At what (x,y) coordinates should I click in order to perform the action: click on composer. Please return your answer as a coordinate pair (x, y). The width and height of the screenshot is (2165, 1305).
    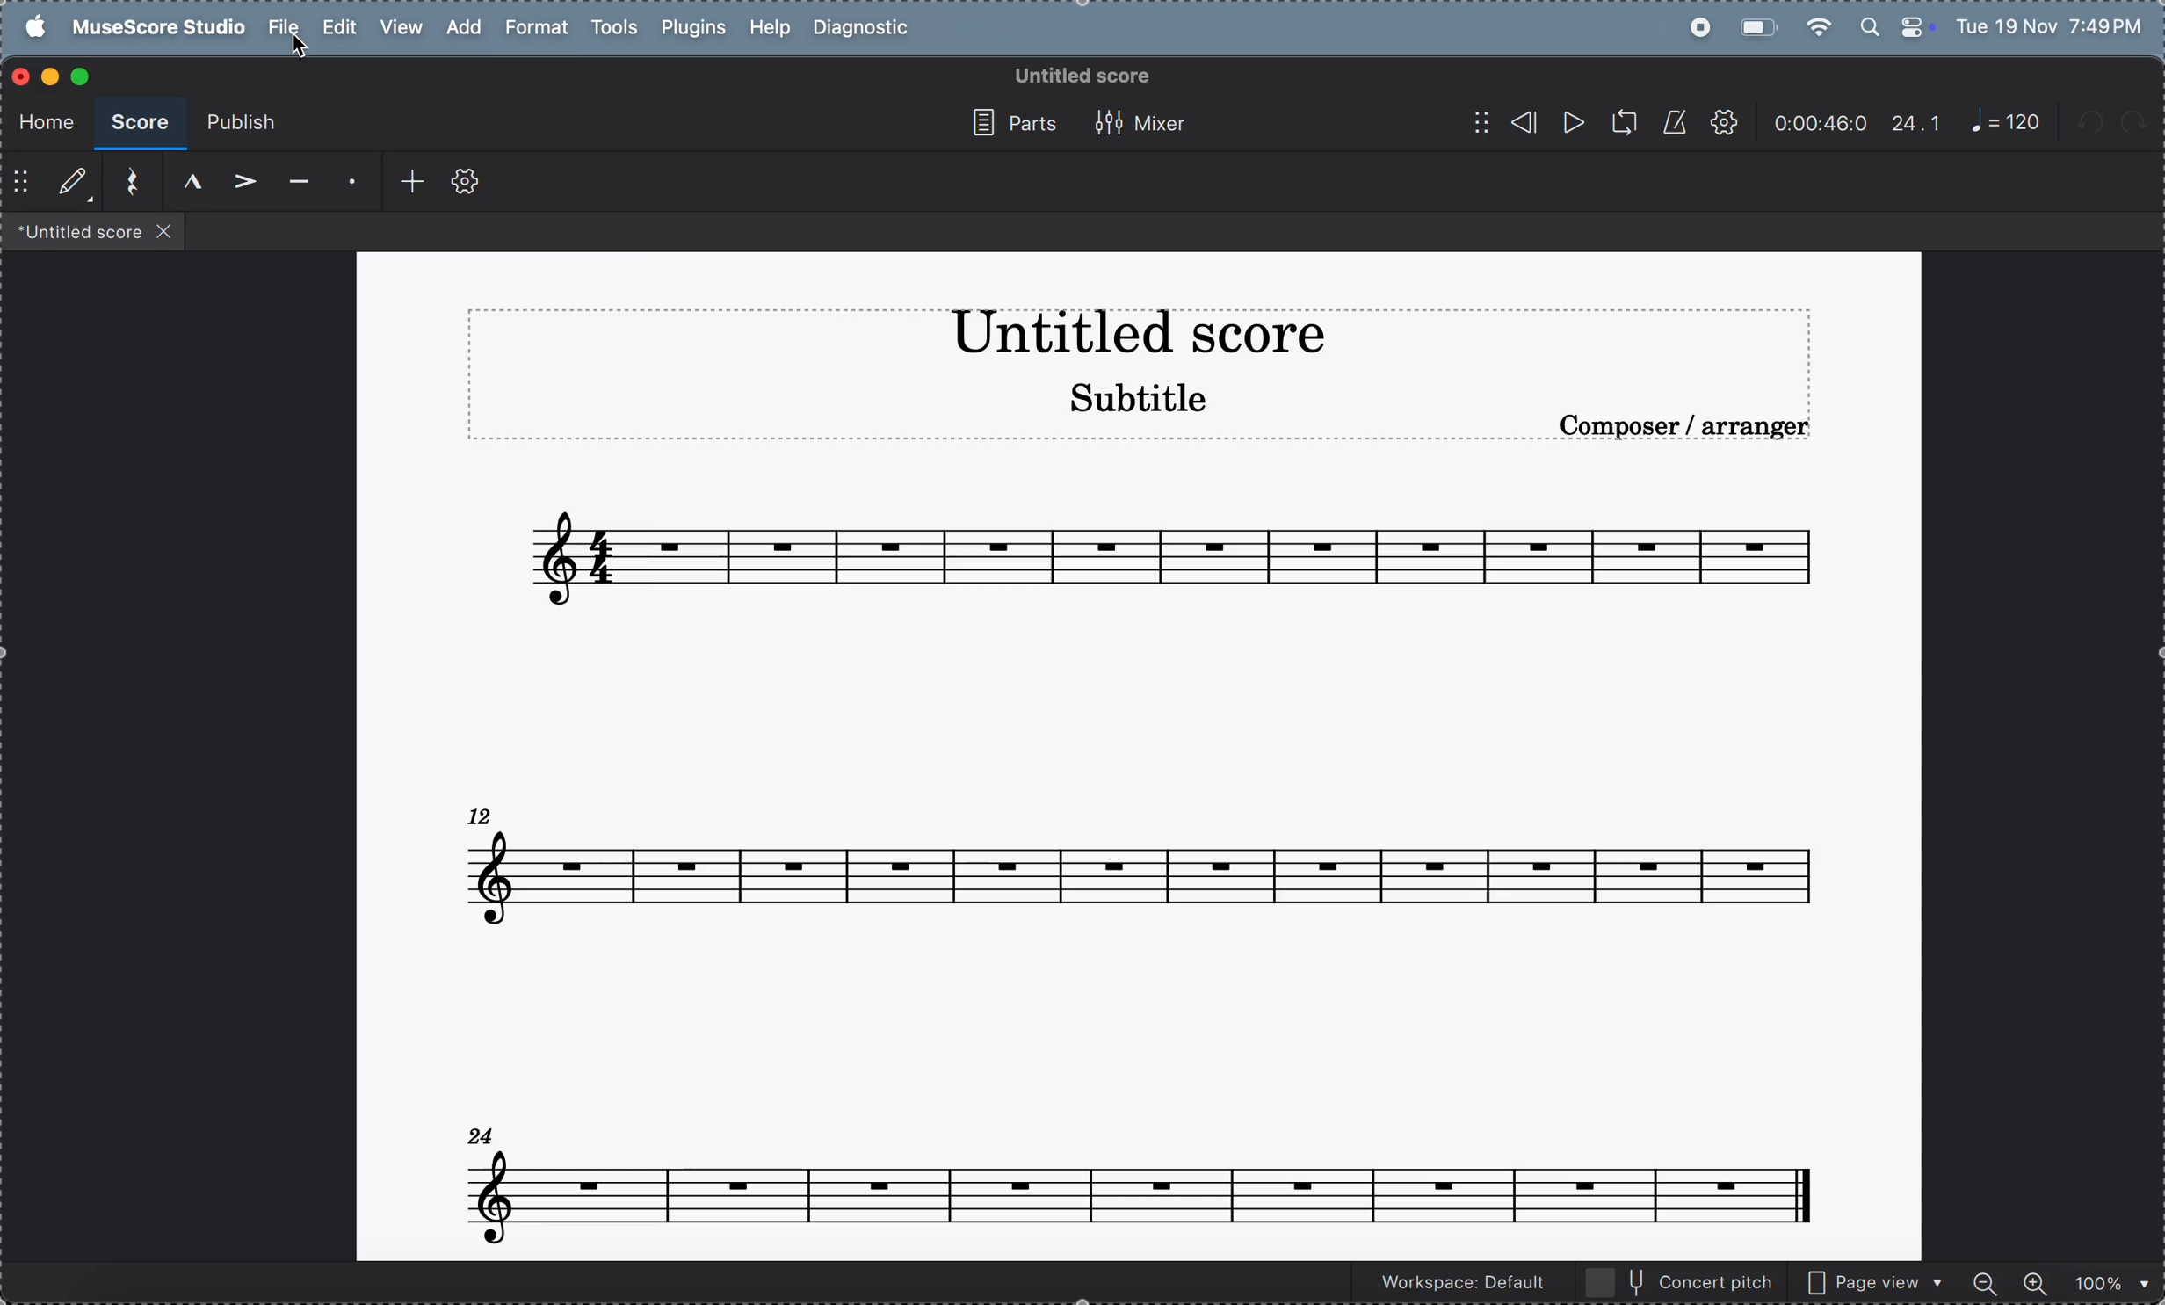
    Looking at the image, I should click on (1687, 425).